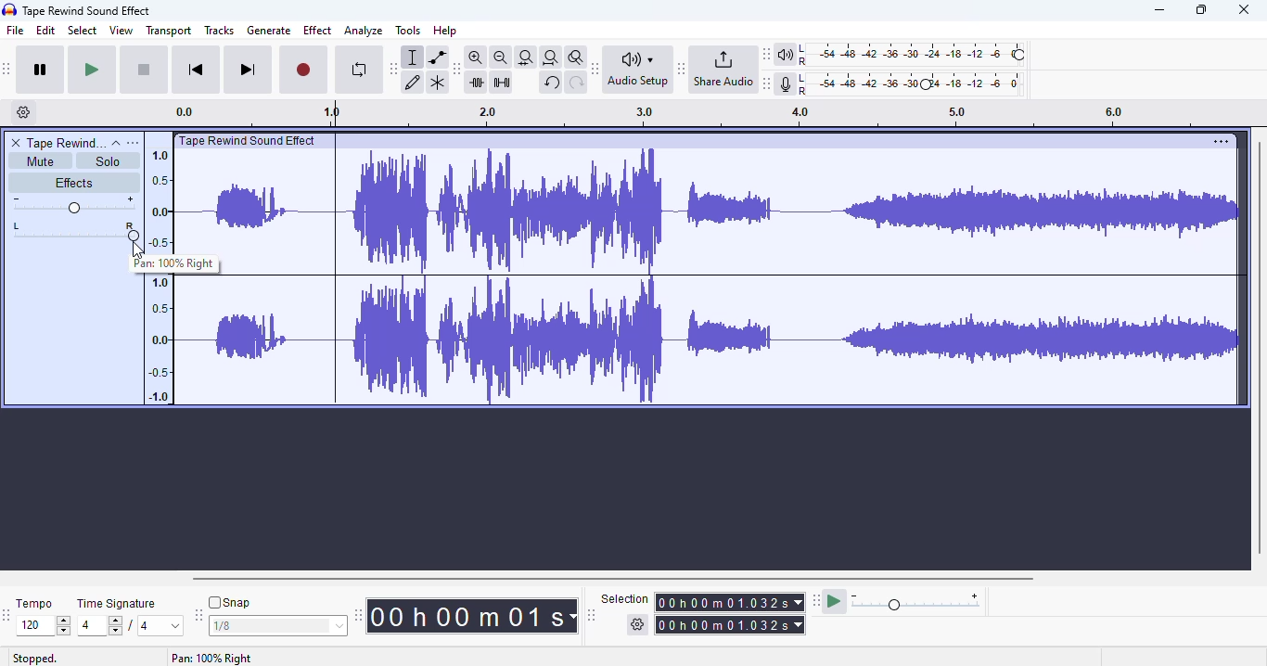  I want to click on close, so click(1243, 9).